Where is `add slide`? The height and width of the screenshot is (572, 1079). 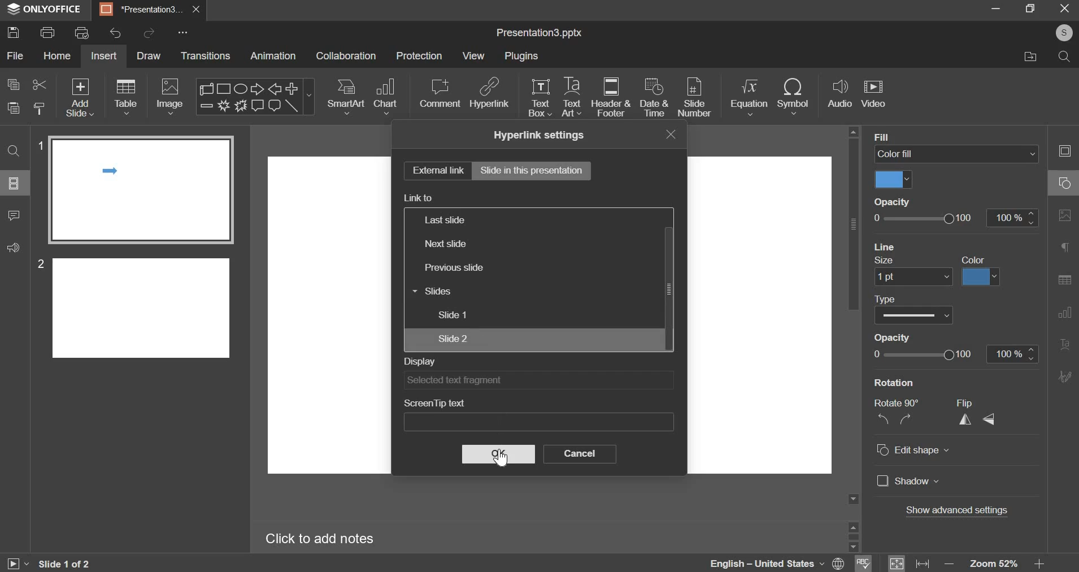 add slide is located at coordinates (80, 97).